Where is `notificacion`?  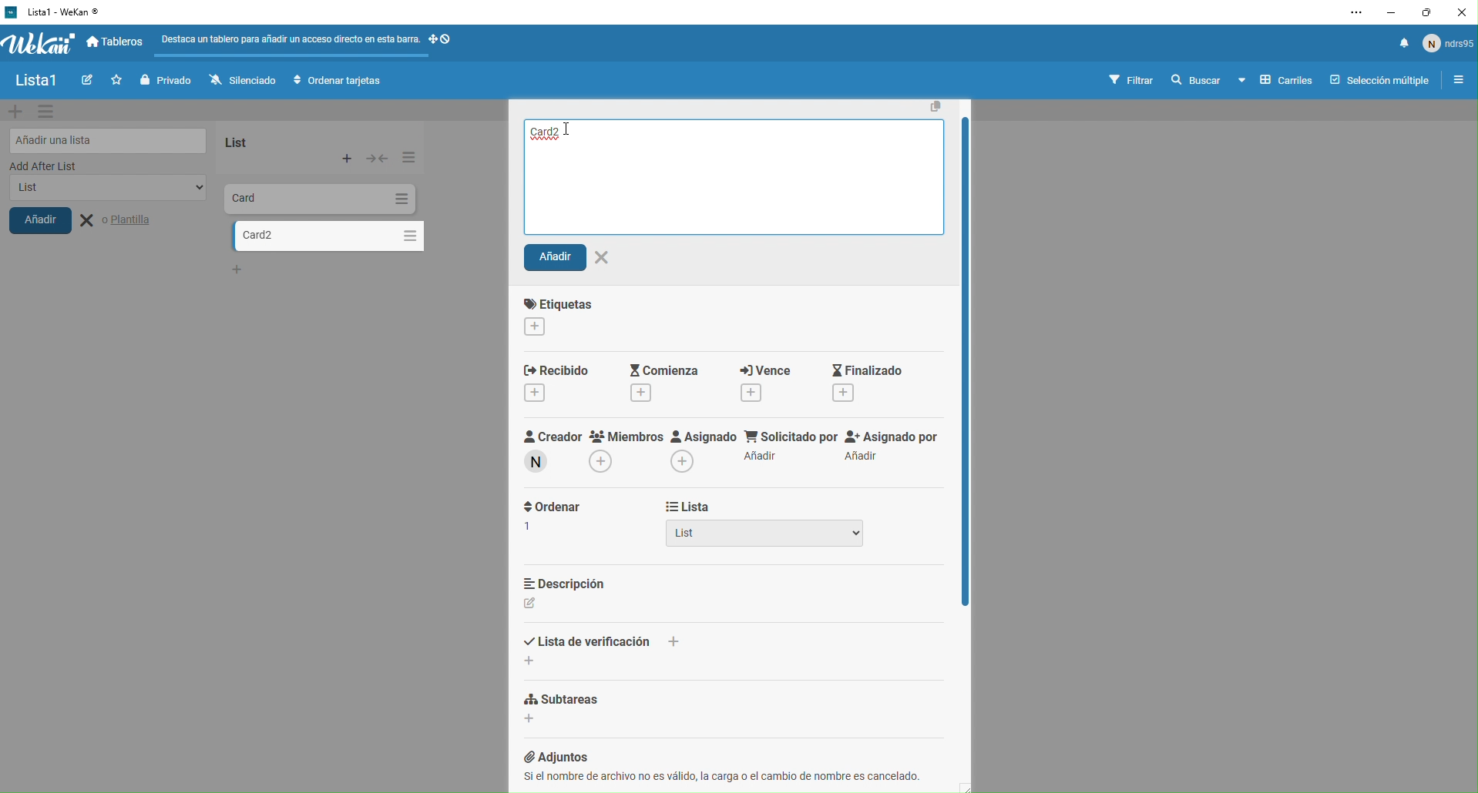
notificacion is located at coordinates (1399, 47).